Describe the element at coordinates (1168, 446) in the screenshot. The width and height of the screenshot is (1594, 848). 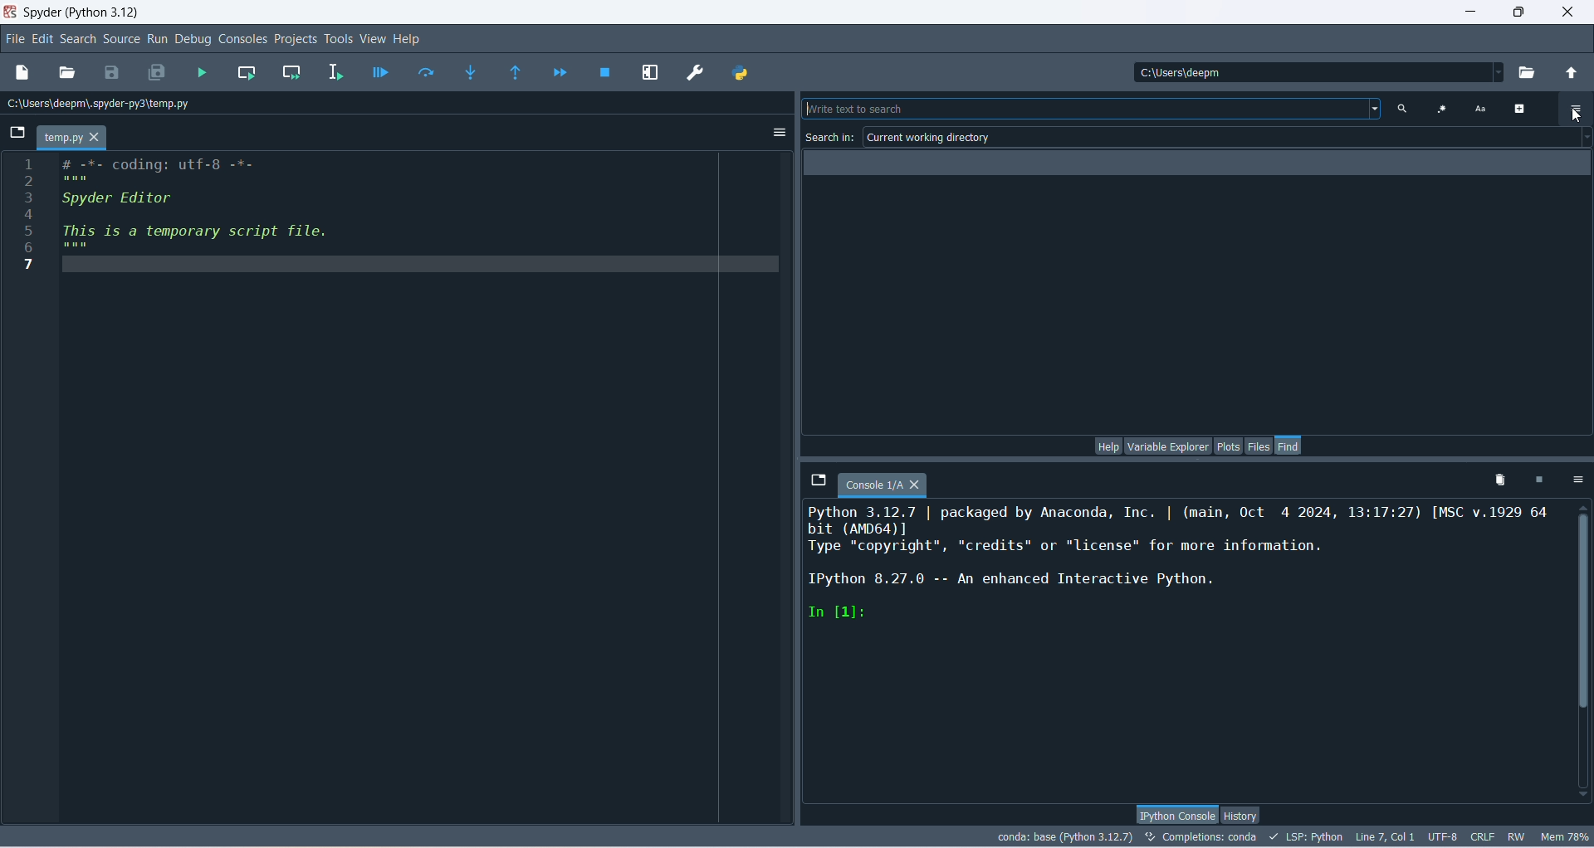
I see `variable explorer` at that location.